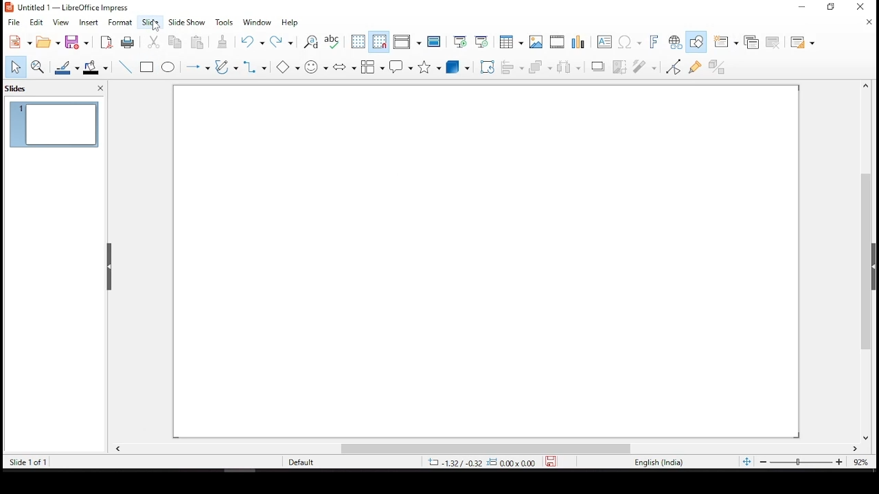 The height and width of the screenshot is (494, 879). What do you see at coordinates (88, 23) in the screenshot?
I see `insert` at bounding box center [88, 23].